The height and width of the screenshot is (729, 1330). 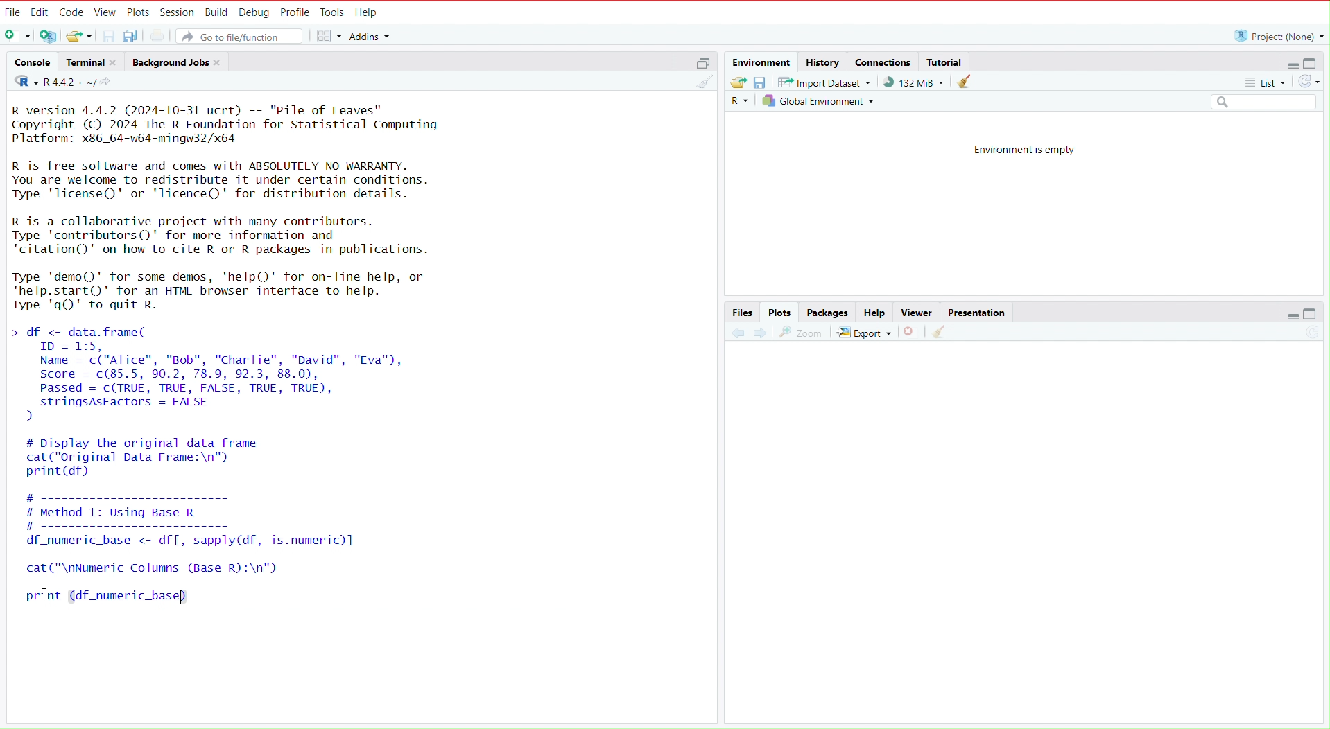 I want to click on R version 4.4.2 (2024-10-31 ucrt) -- "Pile of Leaves"
Copyright (C) 2024 The R Foundation for Statistical Computing
Platform: x86_64-w64-mingw32/x64, so click(x=232, y=123).